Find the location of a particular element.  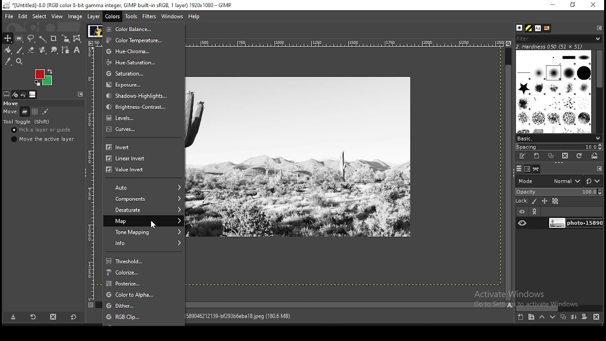

zoom tool is located at coordinates (19, 62).